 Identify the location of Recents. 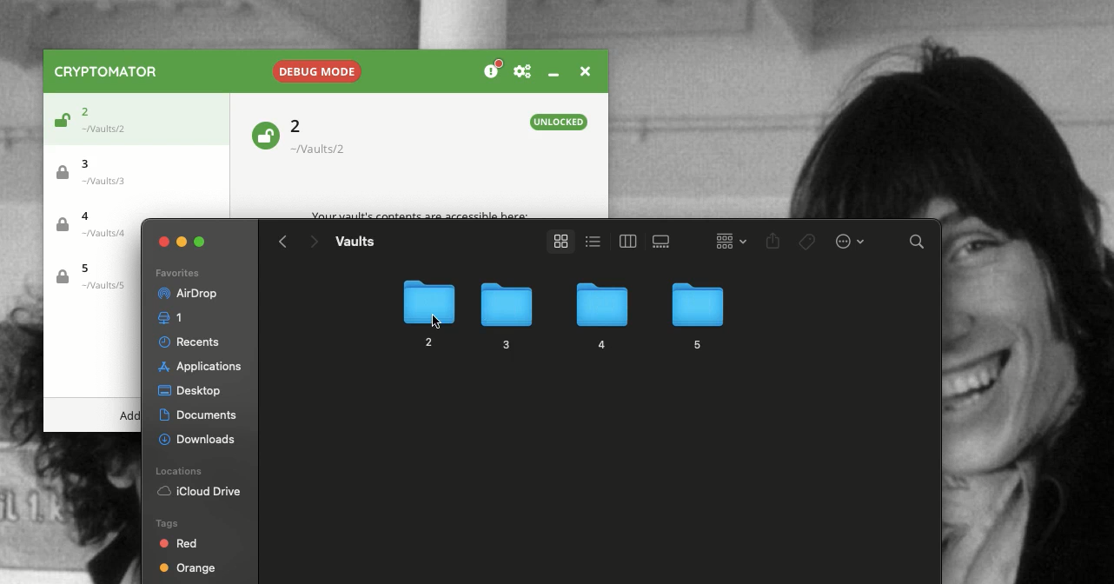
(192, 342).